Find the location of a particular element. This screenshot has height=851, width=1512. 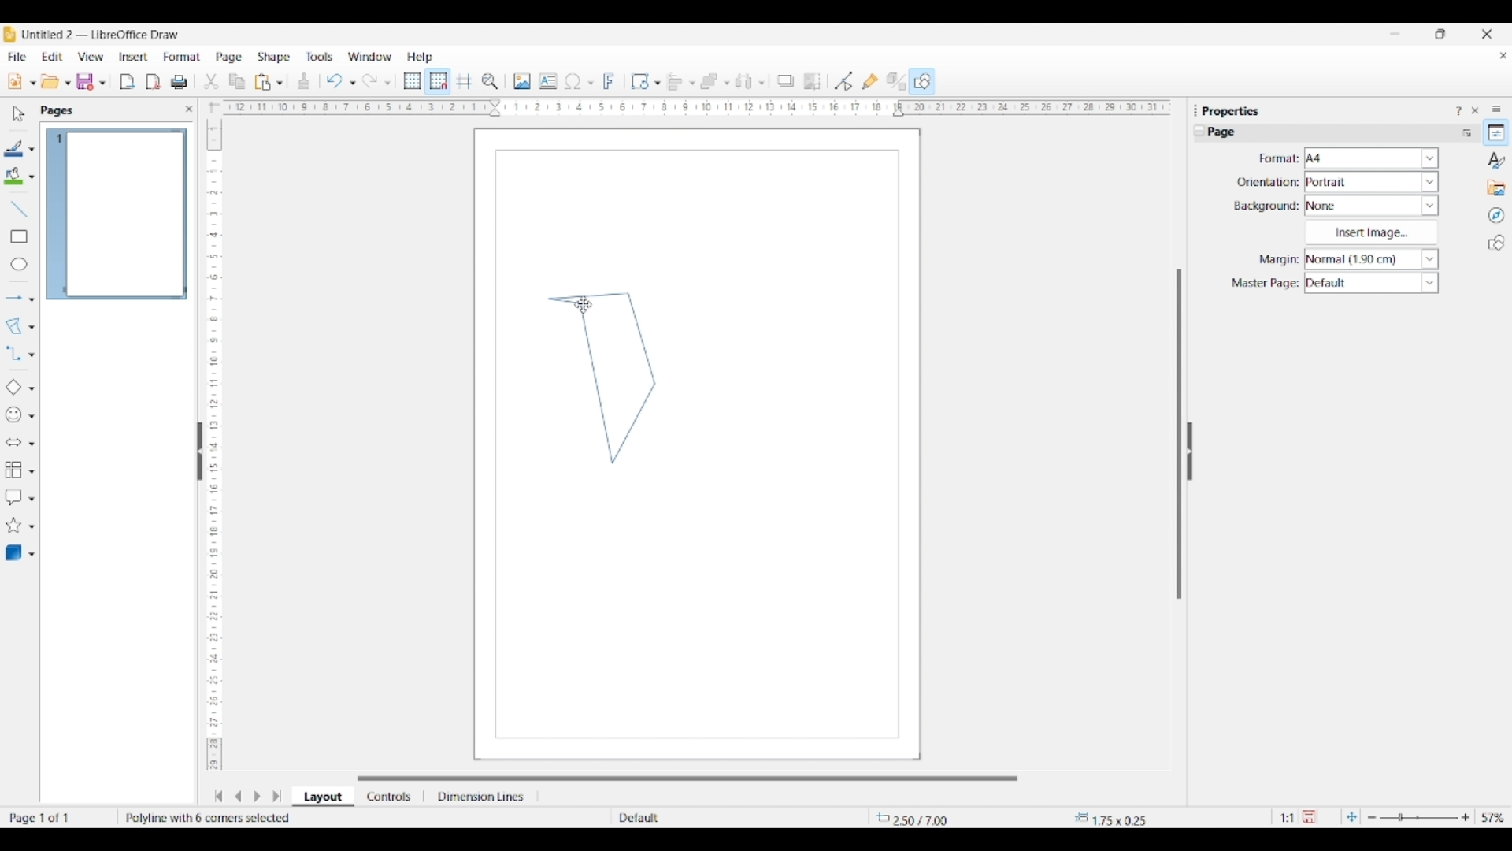

Properties is located at coordinates (1496, 132).